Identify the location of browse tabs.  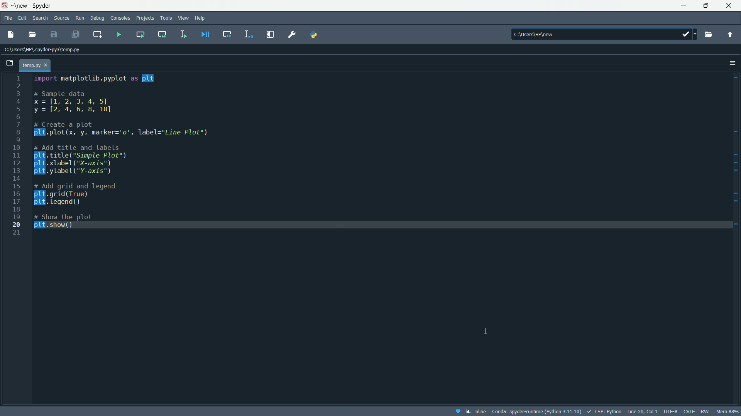
(10, 62).